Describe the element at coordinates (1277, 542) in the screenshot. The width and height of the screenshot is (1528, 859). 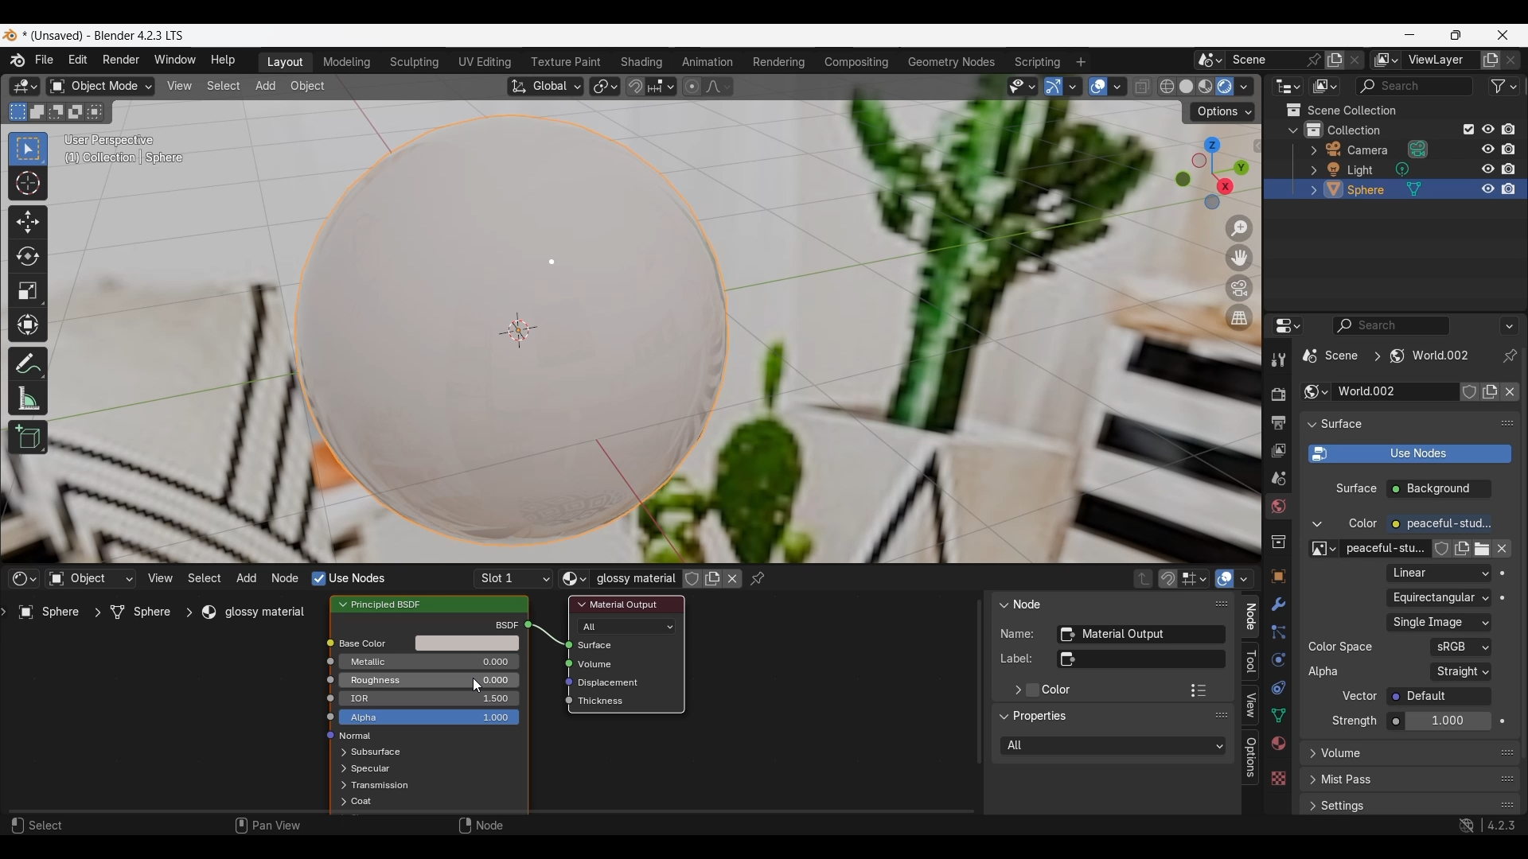
I see `Collection properties` at that location.